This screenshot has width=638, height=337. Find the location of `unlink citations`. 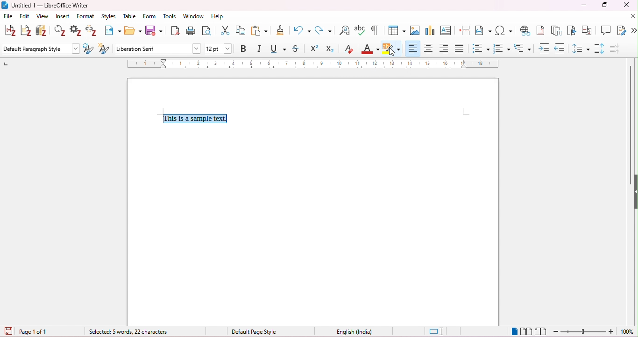

unlink citations is located at coordinates (92, 31).